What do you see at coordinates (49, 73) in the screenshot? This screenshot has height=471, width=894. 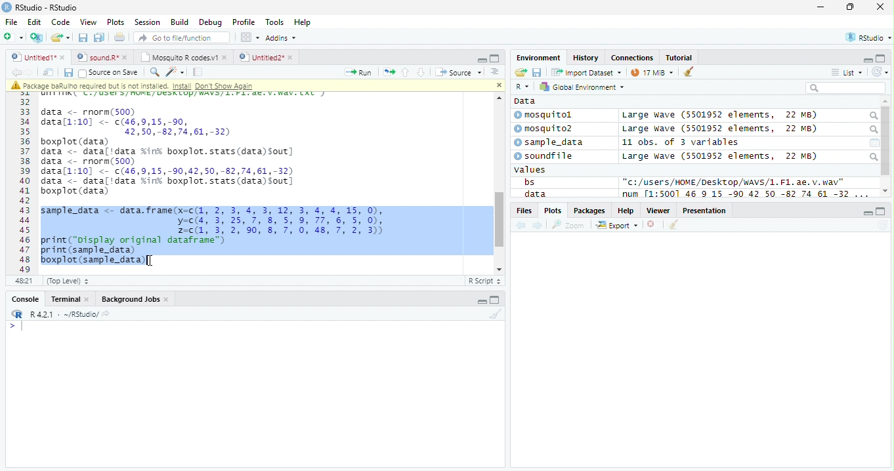 I see `Show in new window` at bounding box center [49, 73].